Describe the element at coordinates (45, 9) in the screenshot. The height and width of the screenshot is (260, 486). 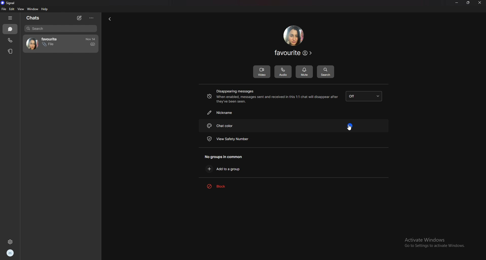
I see `help` at that location.